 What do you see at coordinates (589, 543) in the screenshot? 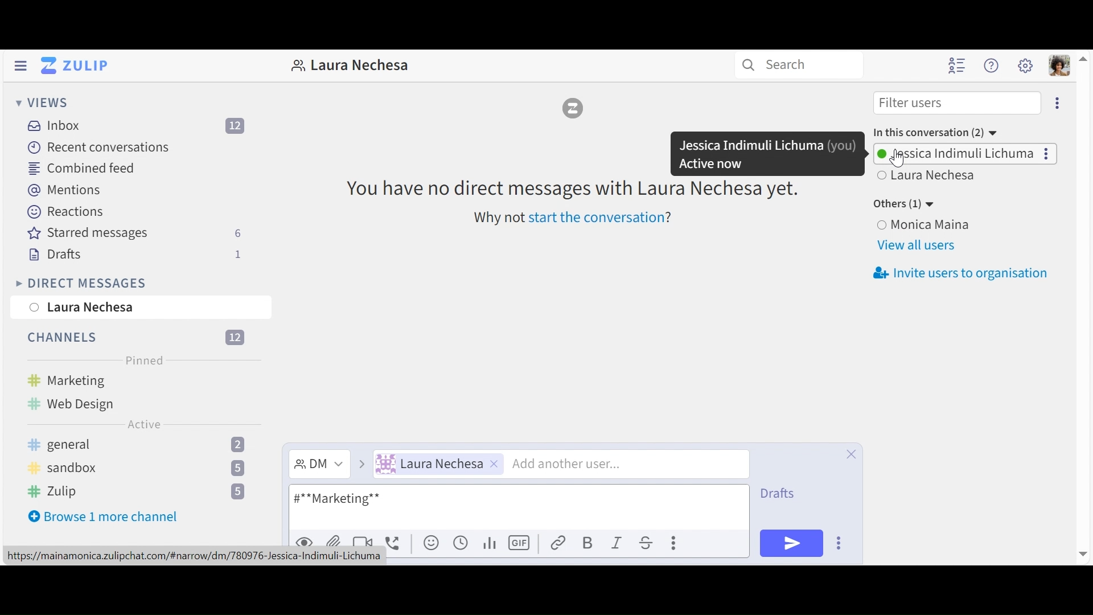
I see `Bold` at bounding box center [589, 543].